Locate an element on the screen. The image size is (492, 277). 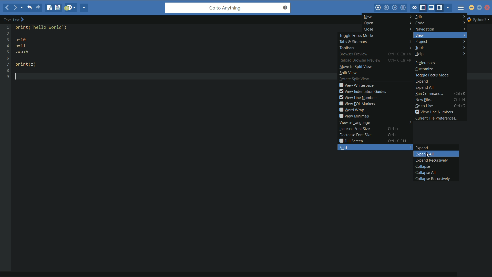
python3 is located at coordinates (480, 19).